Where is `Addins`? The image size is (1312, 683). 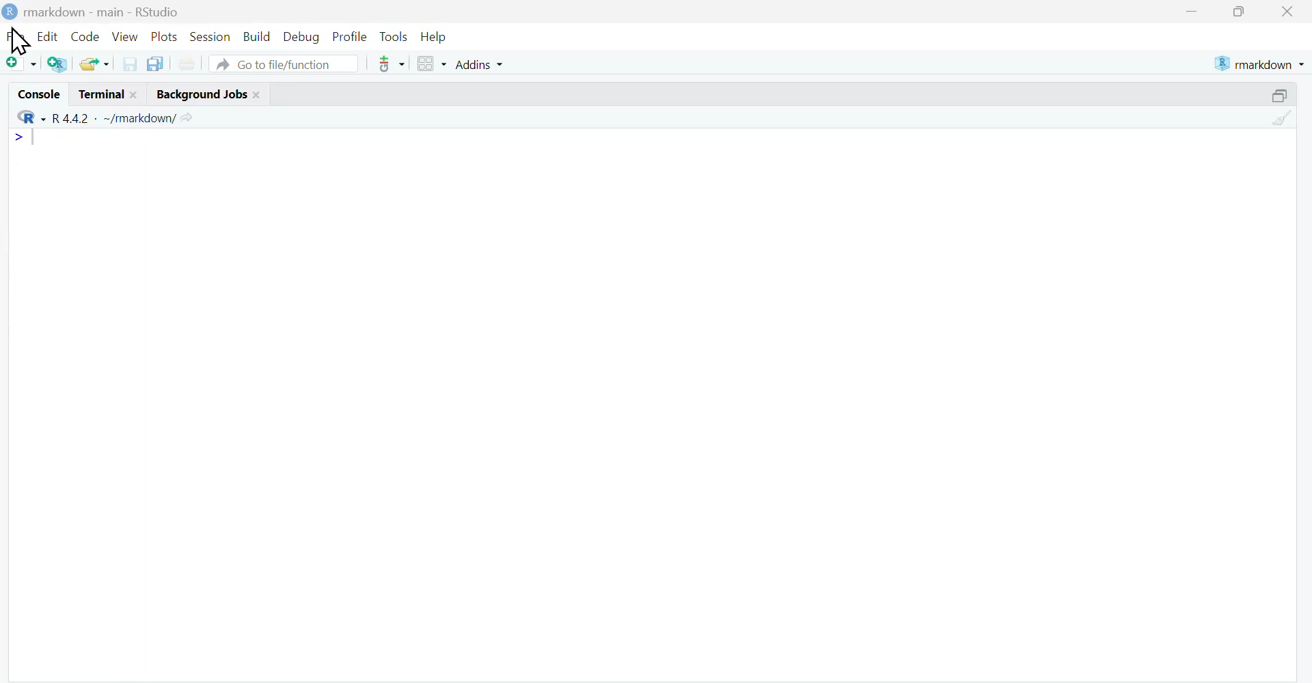
Addins is located at coordinates (478, 64).